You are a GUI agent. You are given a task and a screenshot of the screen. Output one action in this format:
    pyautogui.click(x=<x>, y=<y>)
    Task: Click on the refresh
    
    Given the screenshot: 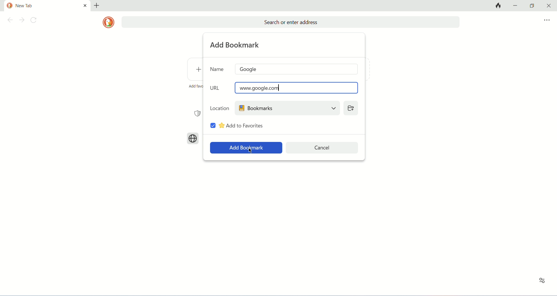 What is the action you would take?
    pyautogui.click(x=35, y=21)
    